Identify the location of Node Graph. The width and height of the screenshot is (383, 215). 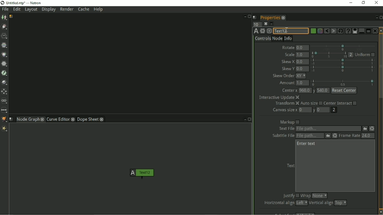
(27, 120).